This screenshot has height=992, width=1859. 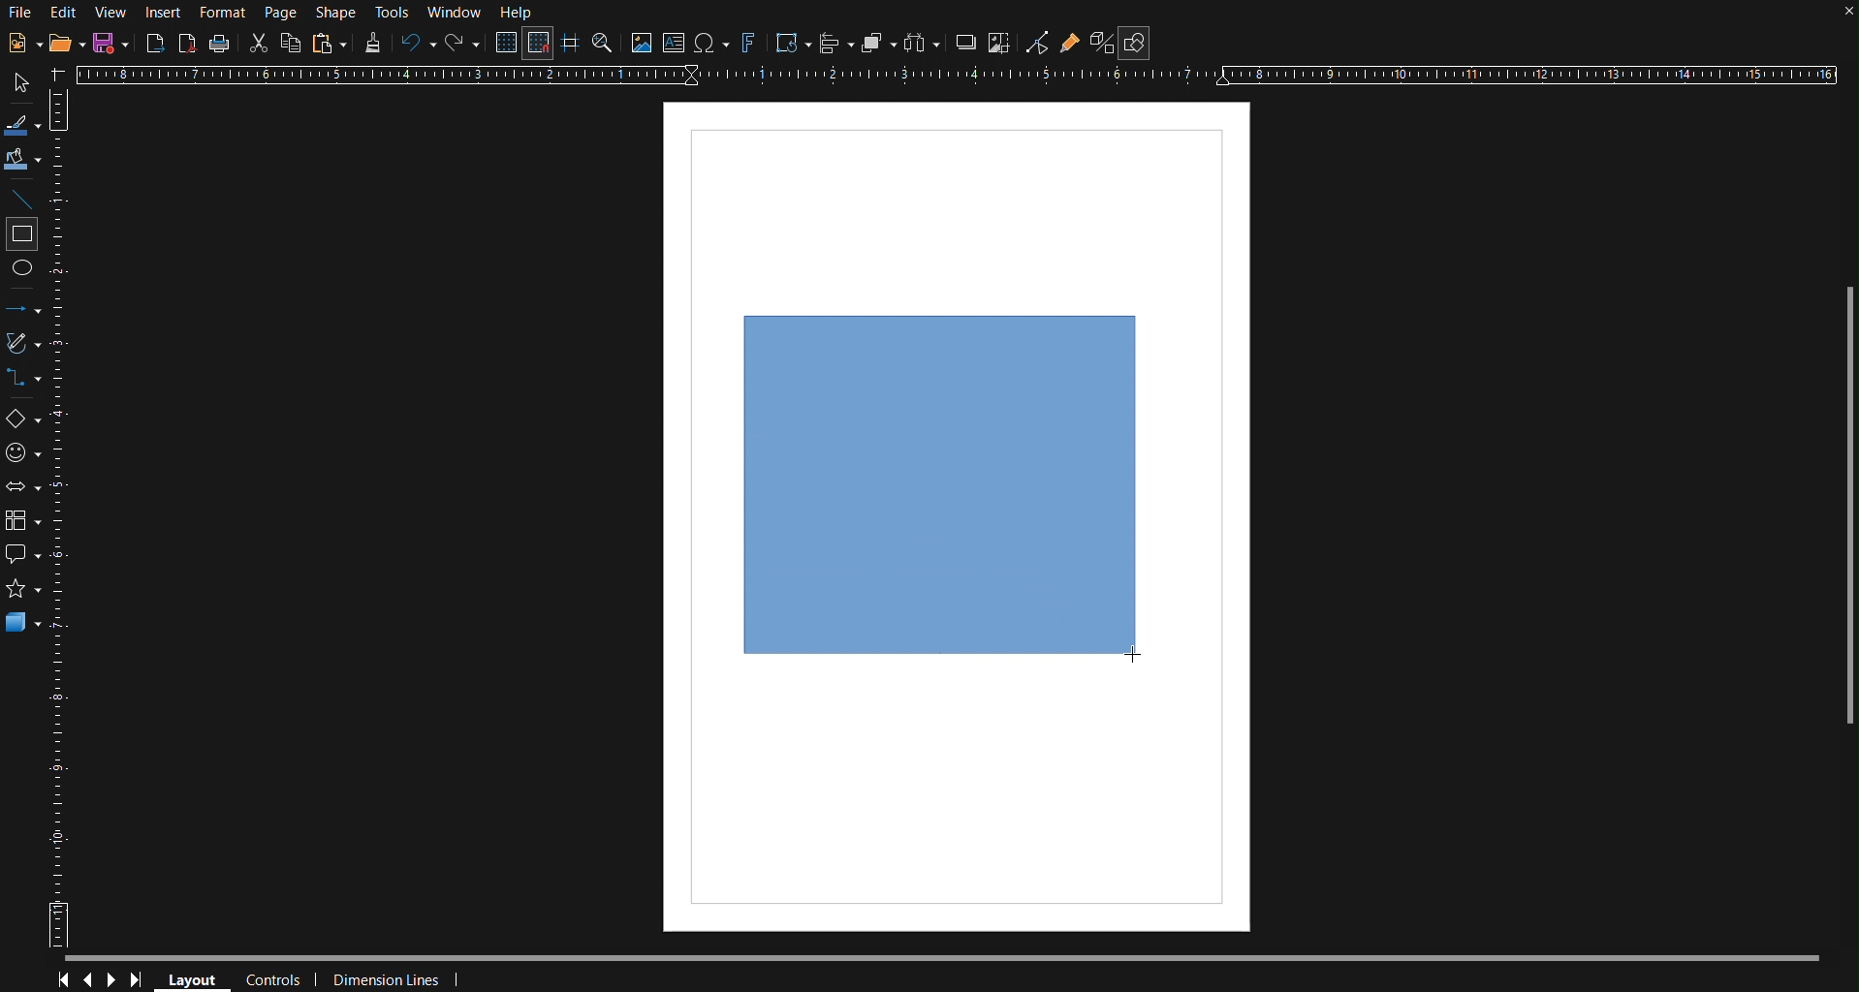 What do you see at coordinates (23, 122) in the screenshot?
I see `Line Color` at bounding box center [23, 122].